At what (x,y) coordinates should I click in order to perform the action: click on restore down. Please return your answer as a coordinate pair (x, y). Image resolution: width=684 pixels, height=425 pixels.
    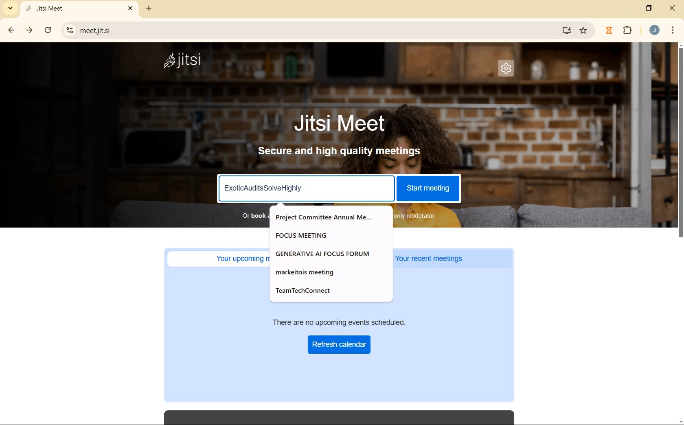
    Looking at the image, I should click on (650, 9).